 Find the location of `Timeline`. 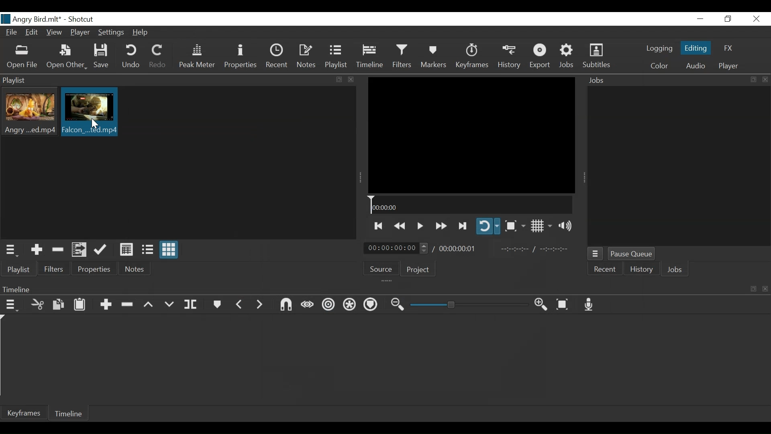

Timeline is located at coordinates (370, 56).